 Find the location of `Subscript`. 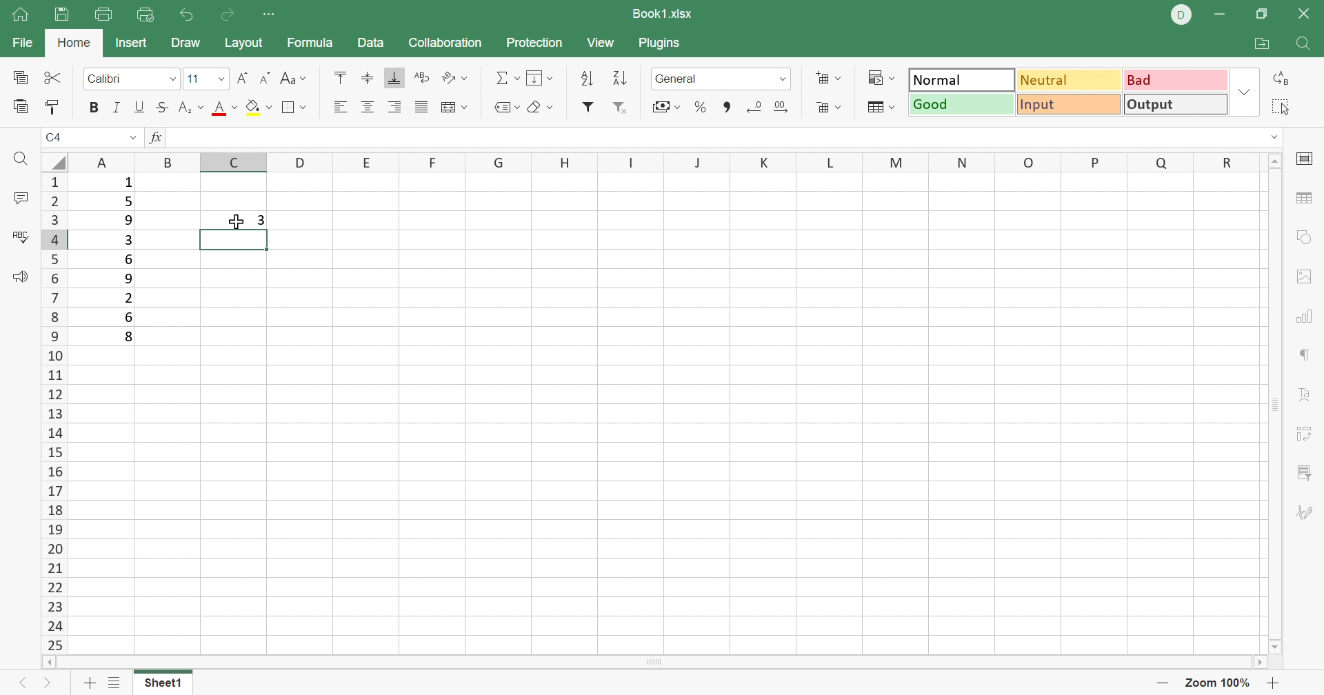

Subscript is located at coordinates (189, 108).